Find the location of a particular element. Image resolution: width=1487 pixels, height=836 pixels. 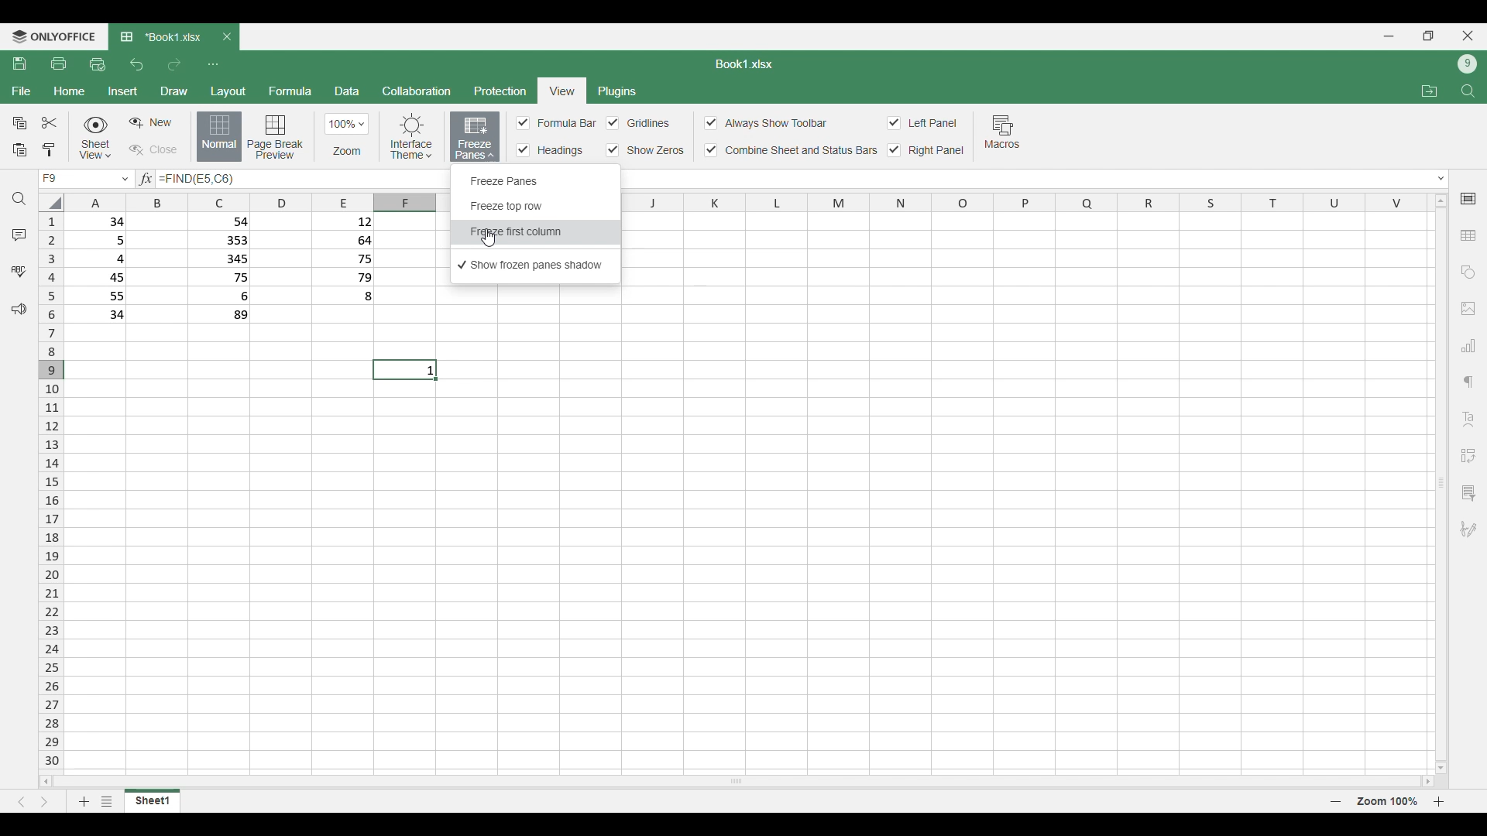

row 1: 34  54 12   row 2: 5 353 64    row 3: 4  345  75  row 4: 45  75  79  row 5: 55  6  8  row 6:  34   89 is located at coordinates (239, 274).